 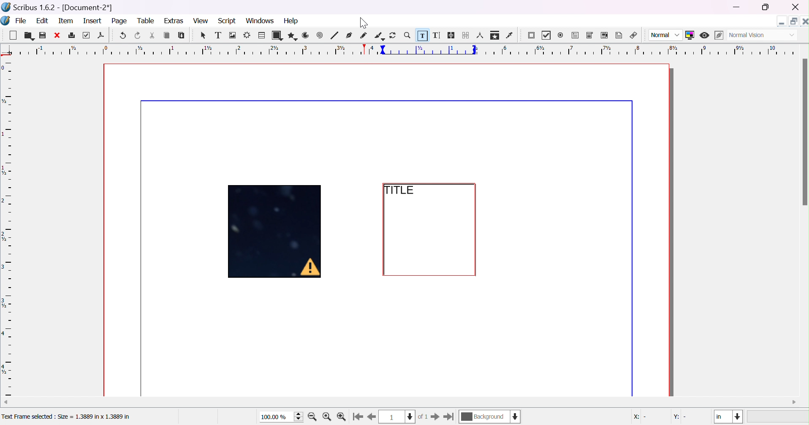 I want to click on scroll right, so click(x=795, y=402).